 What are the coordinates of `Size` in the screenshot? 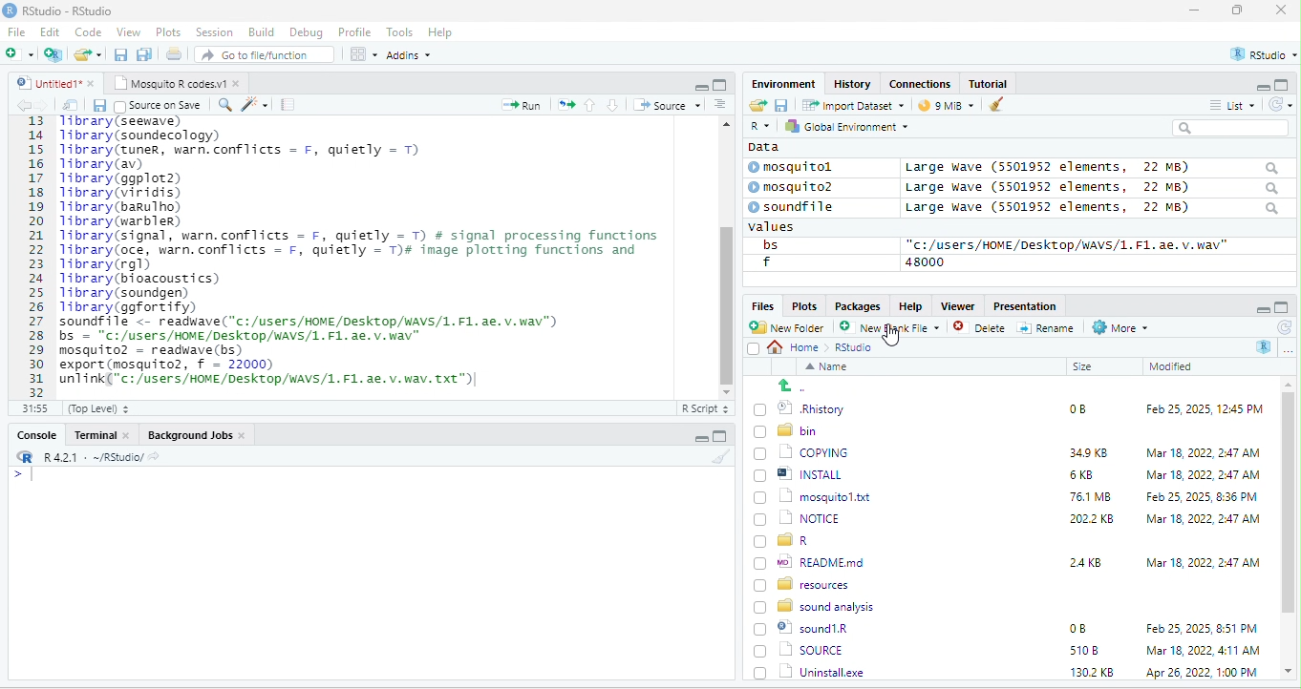 It's located at (1083, 367).